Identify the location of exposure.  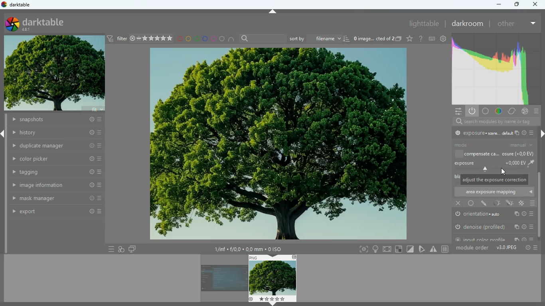
(496, 165).